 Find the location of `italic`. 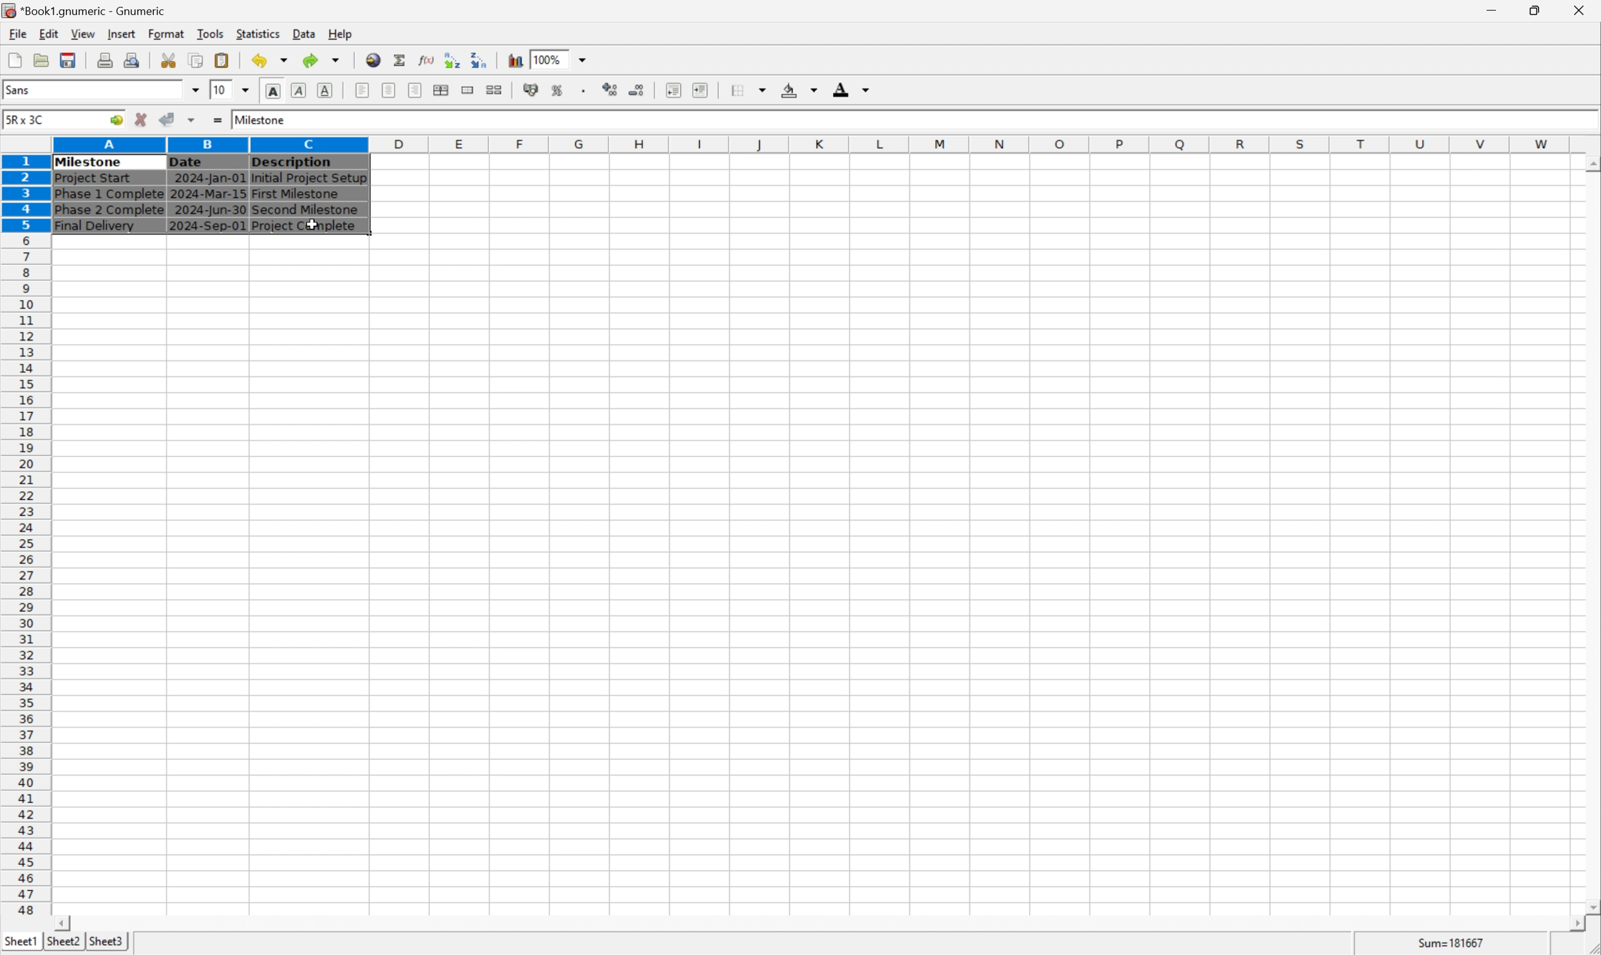

italic is located at coordinates (299, 89).